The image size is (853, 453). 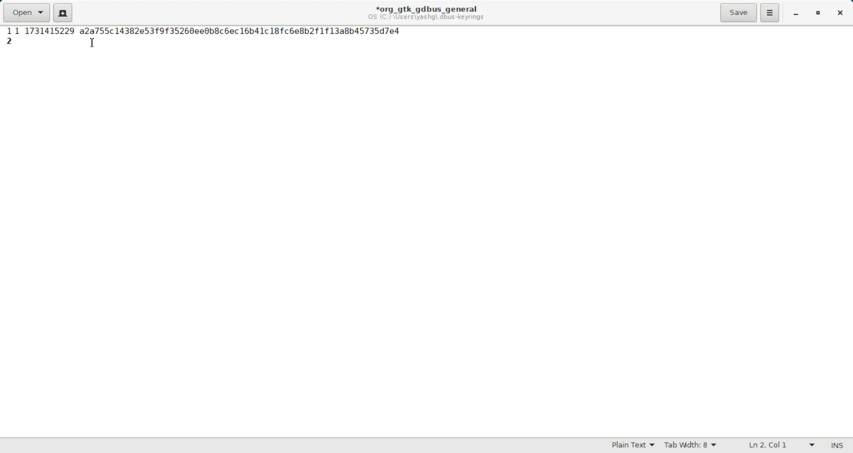 I want to click on Text Wrapping, so click(x=772, y=445).